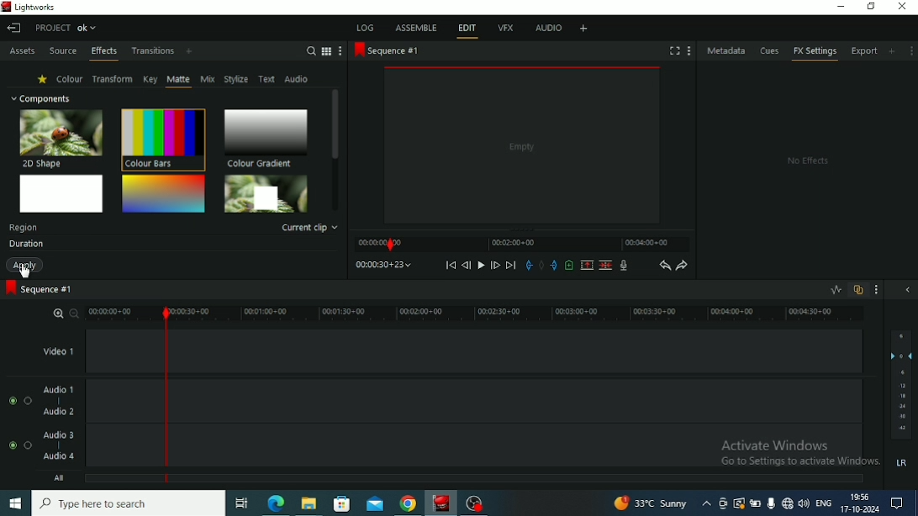 The image size is (918, 516). Describe the element at coordinates (495, 265) in the screenshot. I see `Nudge one frame next` at that location.